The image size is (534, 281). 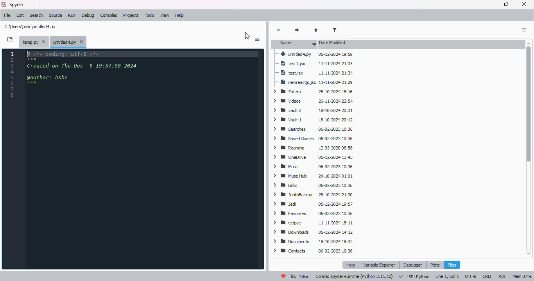 What do you see at coordinates (313, 233) in the screenshot?
I see `Favorites` at bounding box center [313, 233].